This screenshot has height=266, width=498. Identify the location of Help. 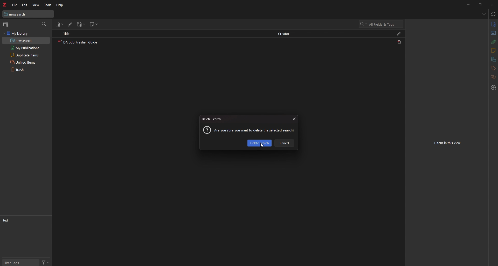
(58, 5).